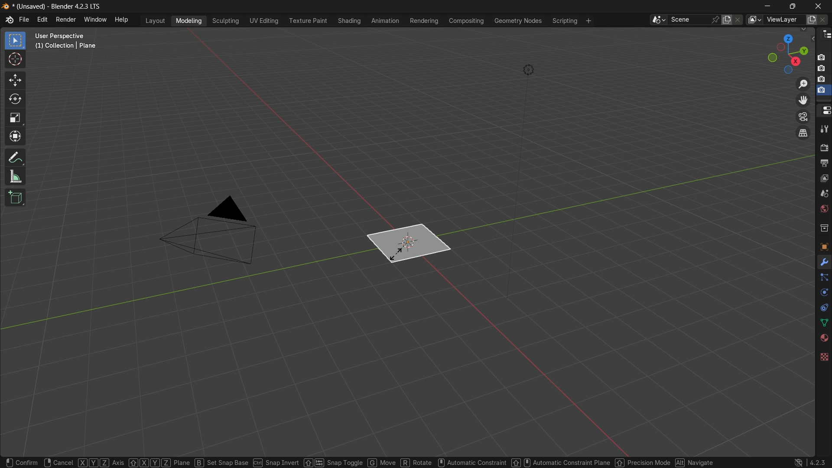 Image resolution: width=832 pixels, height=468 pixels. I want to click on geometry nodes, so click(518, 21).